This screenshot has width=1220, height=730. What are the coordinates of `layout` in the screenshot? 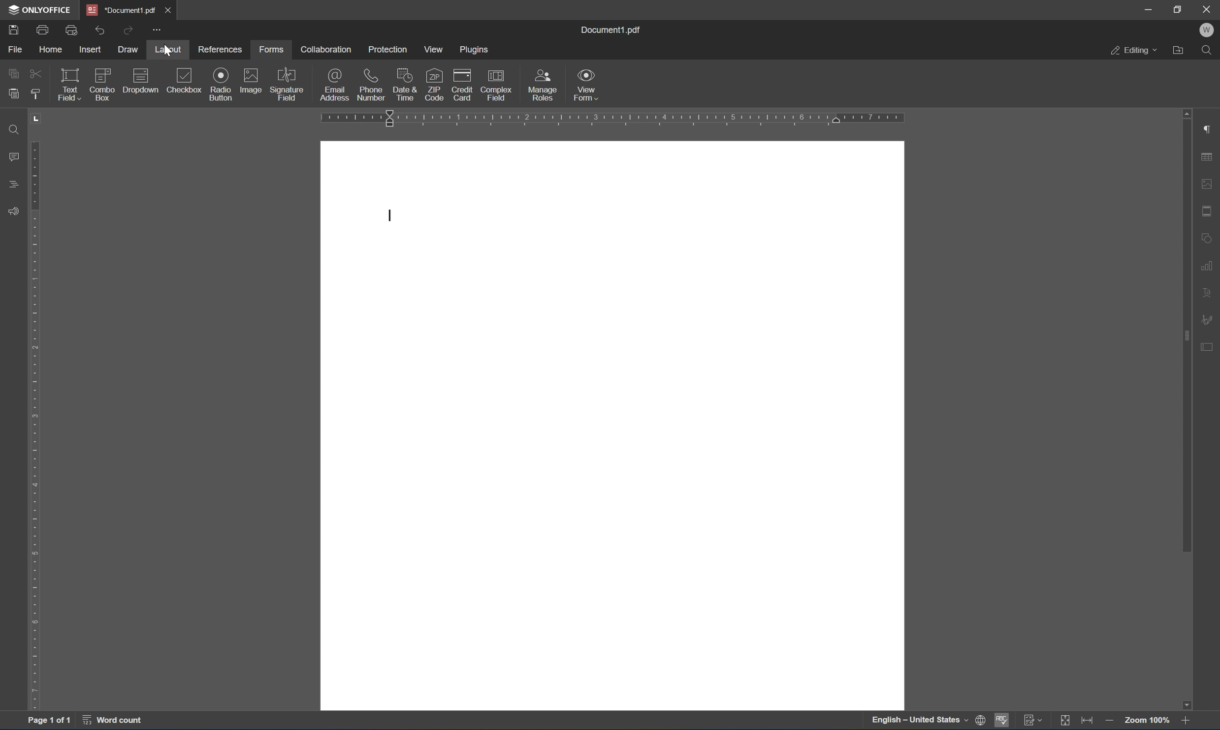 It's located at (167, 48).